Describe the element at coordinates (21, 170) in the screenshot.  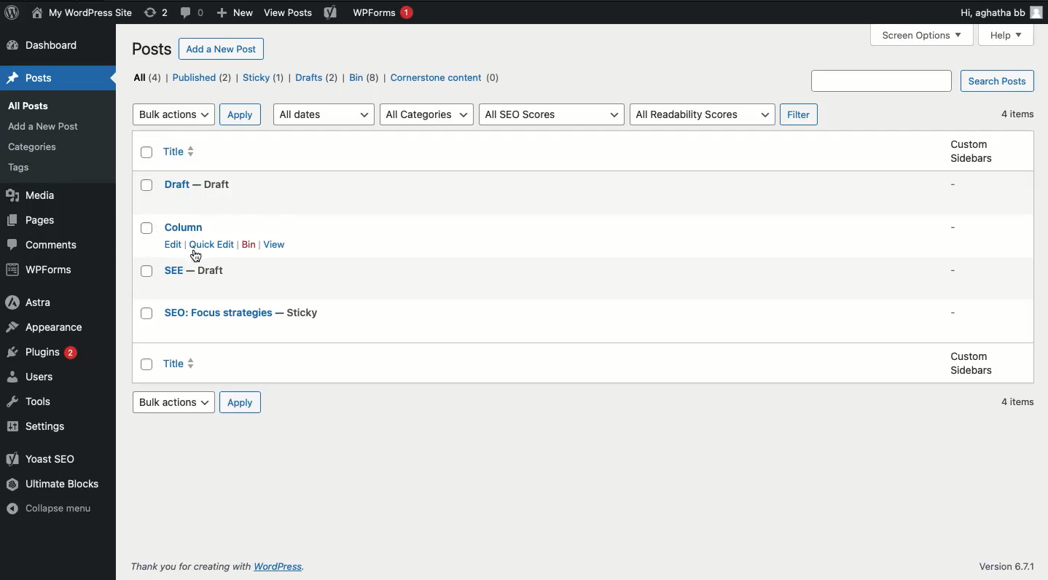
I see `` at that location.